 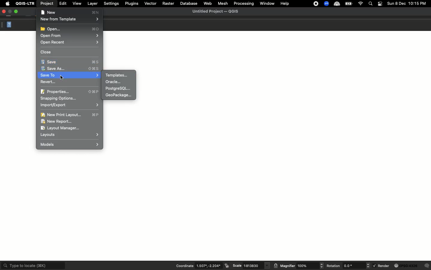 What do you see at coordinates (69, 36) in the screenshot?
I see `Open from` at bounding box center [69, 36].